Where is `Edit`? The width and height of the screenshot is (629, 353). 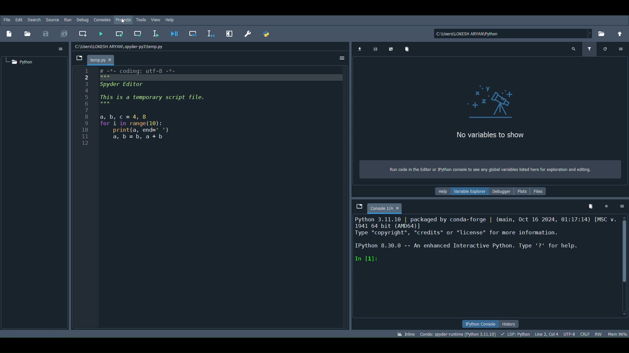 Edit is located at coordinates (18, 19).